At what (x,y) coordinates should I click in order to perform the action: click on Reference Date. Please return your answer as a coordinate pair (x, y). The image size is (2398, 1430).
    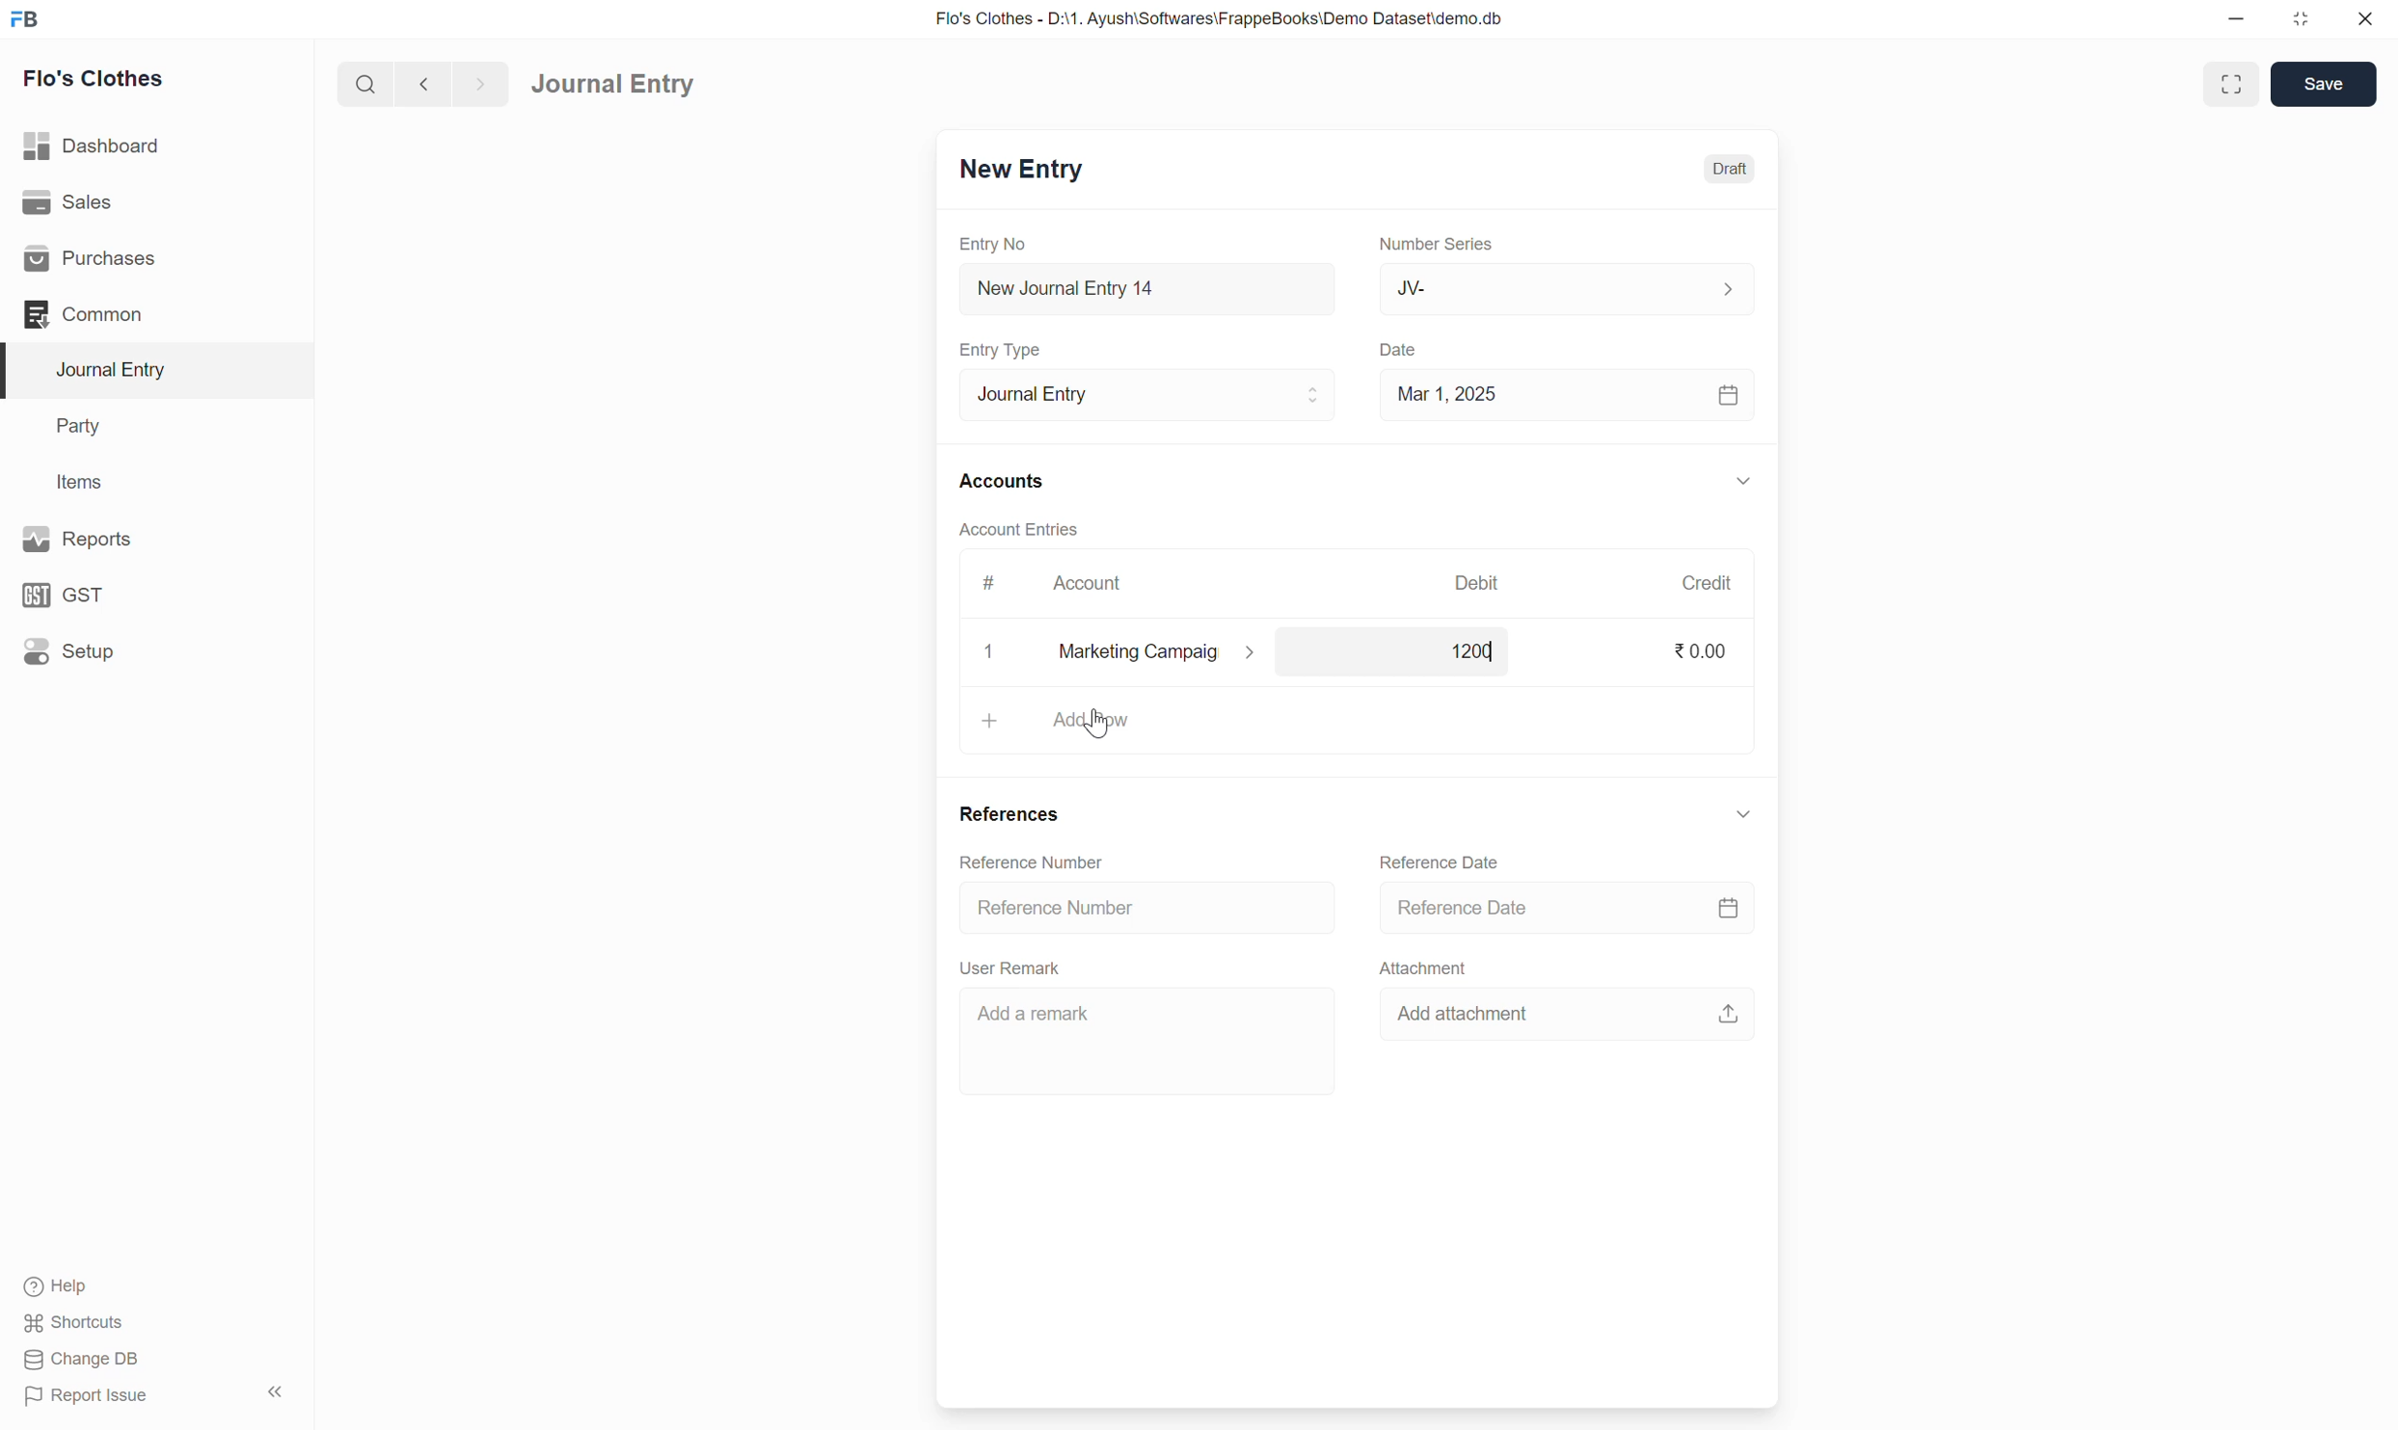
    Looking at the image, I should click on (1442, 862).